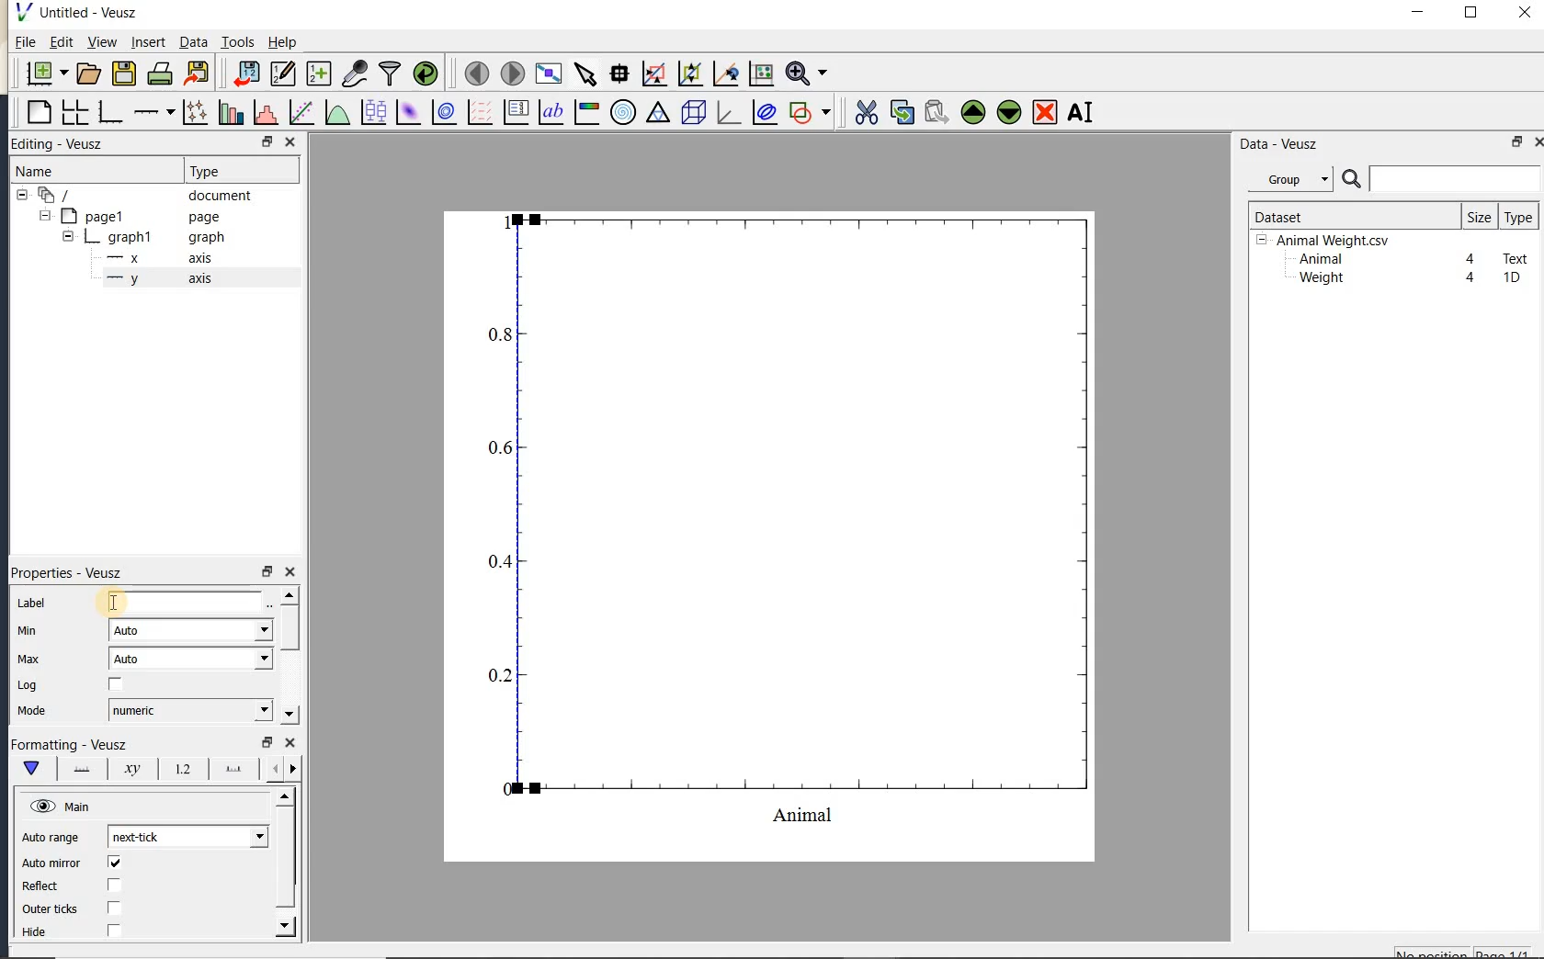 Image resolution: width=1544 pixels, height=959 pixels. What do you see at coordinates (108, 602) in the screenshot?
I see `cursor` at bounding box center [108, 602].